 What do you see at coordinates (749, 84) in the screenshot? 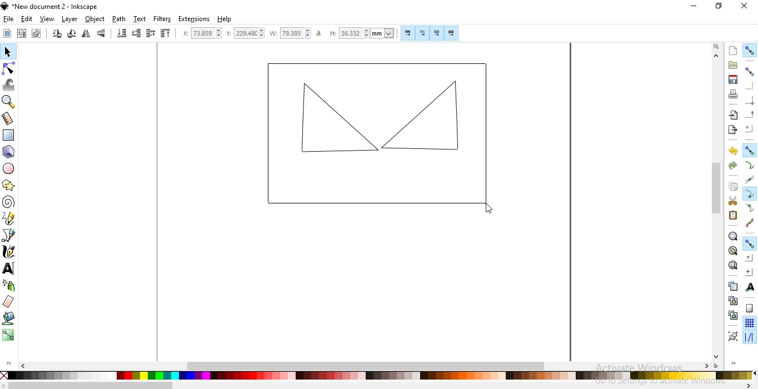
I see `snap to edges of bounding box` at bounding box center [749, 84].